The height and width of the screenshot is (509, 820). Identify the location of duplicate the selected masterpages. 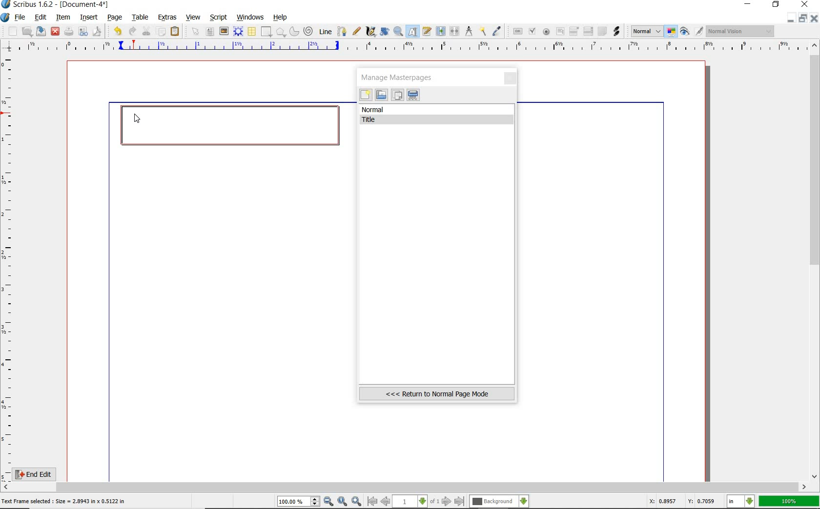
(397, 96).